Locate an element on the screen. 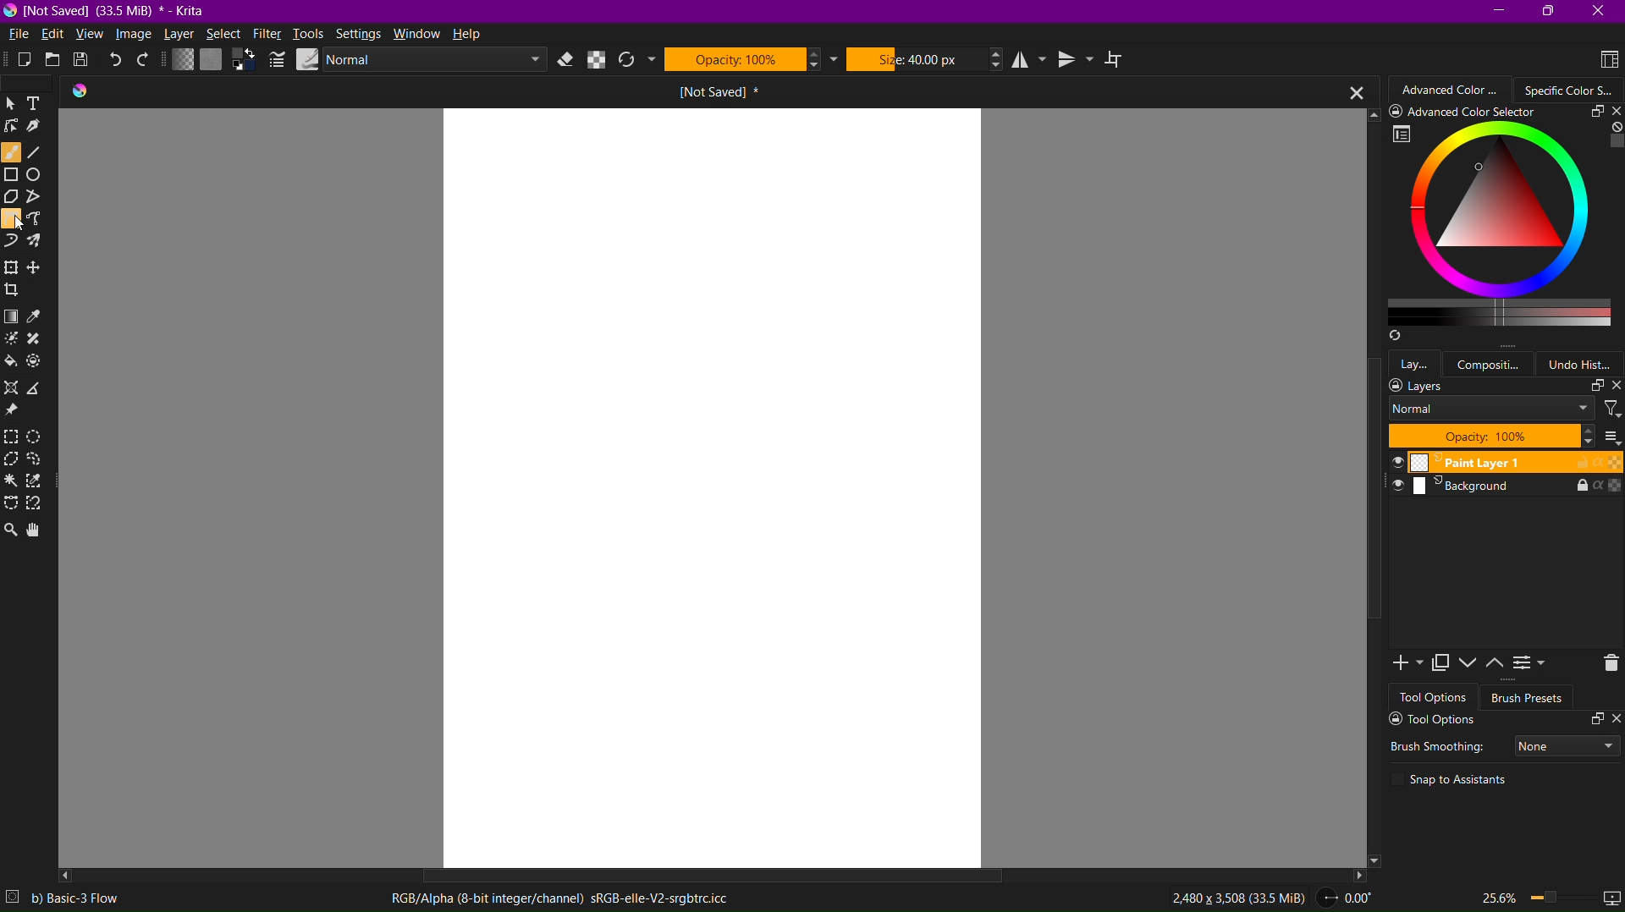 The height and width of the screenshot is (912, 1625). Scrollbar is located at coordinates (1371, 512).